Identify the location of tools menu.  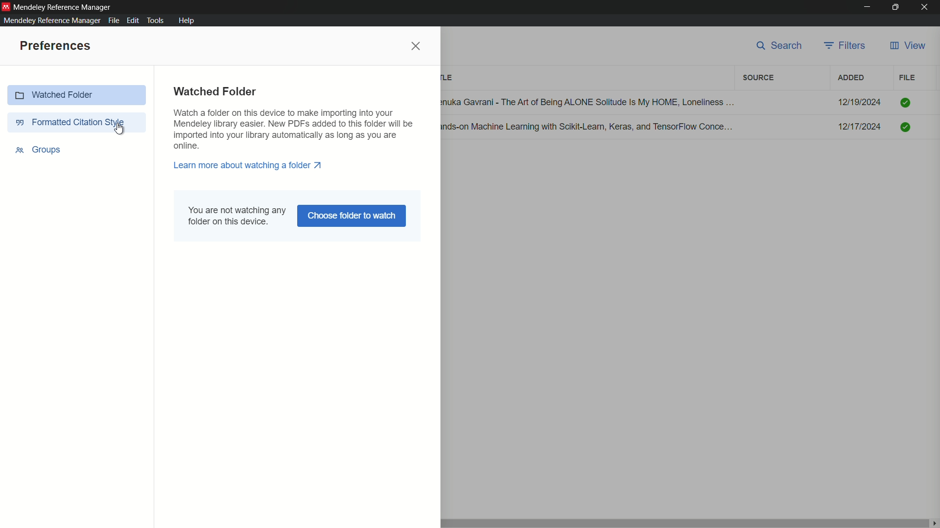
(156, 21).